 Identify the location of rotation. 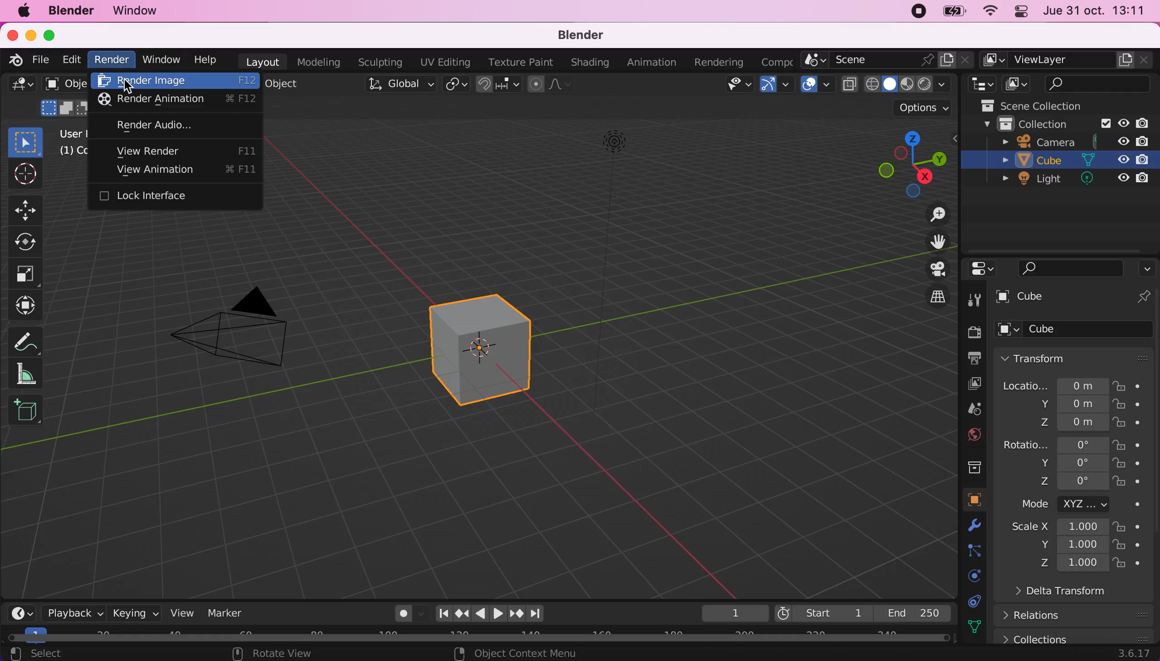
(1054, 444).